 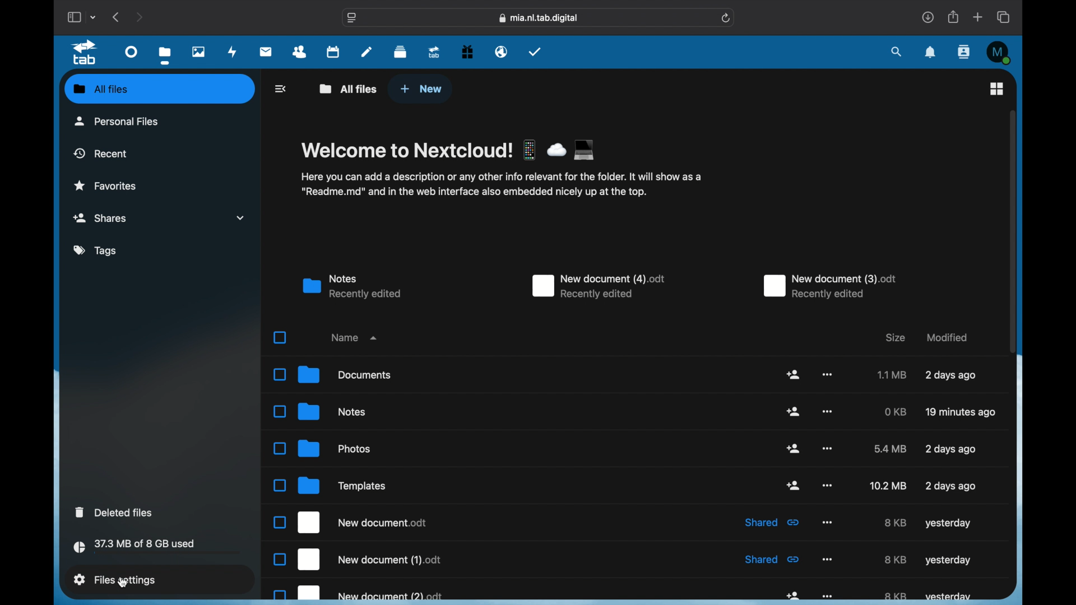 What do you see at coordinates (827, 597) in the screenshot?
I see `more options` at bounding box center [827, 597].